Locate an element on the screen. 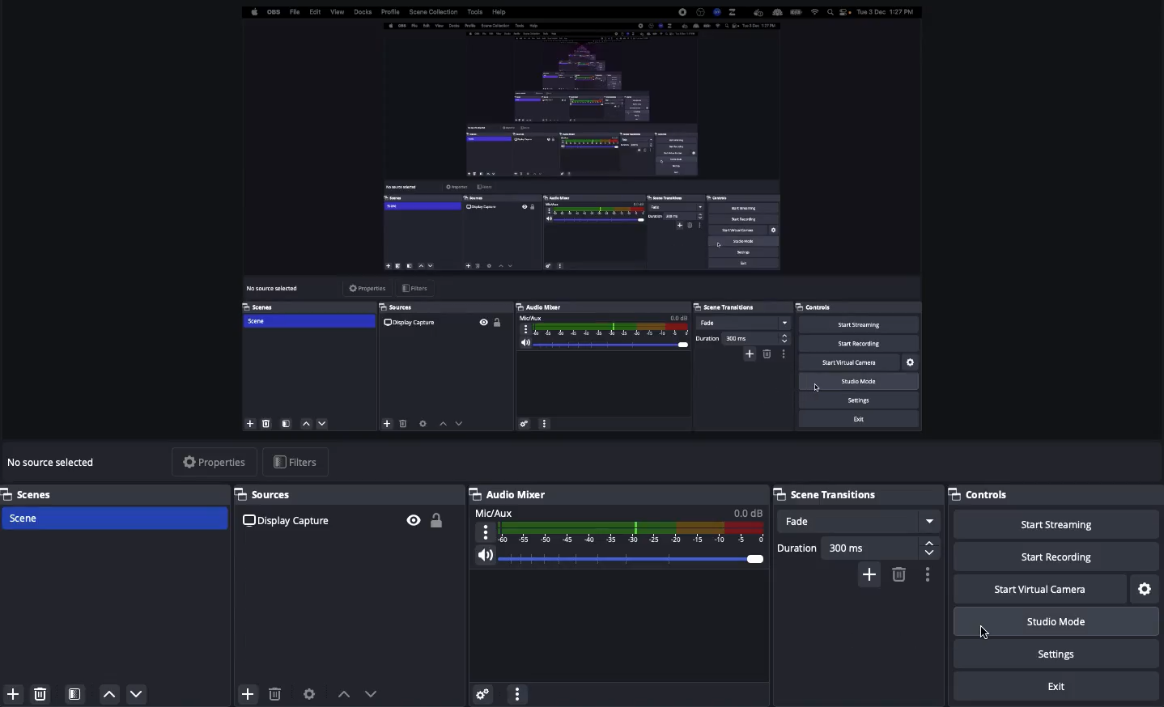 This screenshot has height=707, width=1164. Sources is located at coordinates (348, 495).